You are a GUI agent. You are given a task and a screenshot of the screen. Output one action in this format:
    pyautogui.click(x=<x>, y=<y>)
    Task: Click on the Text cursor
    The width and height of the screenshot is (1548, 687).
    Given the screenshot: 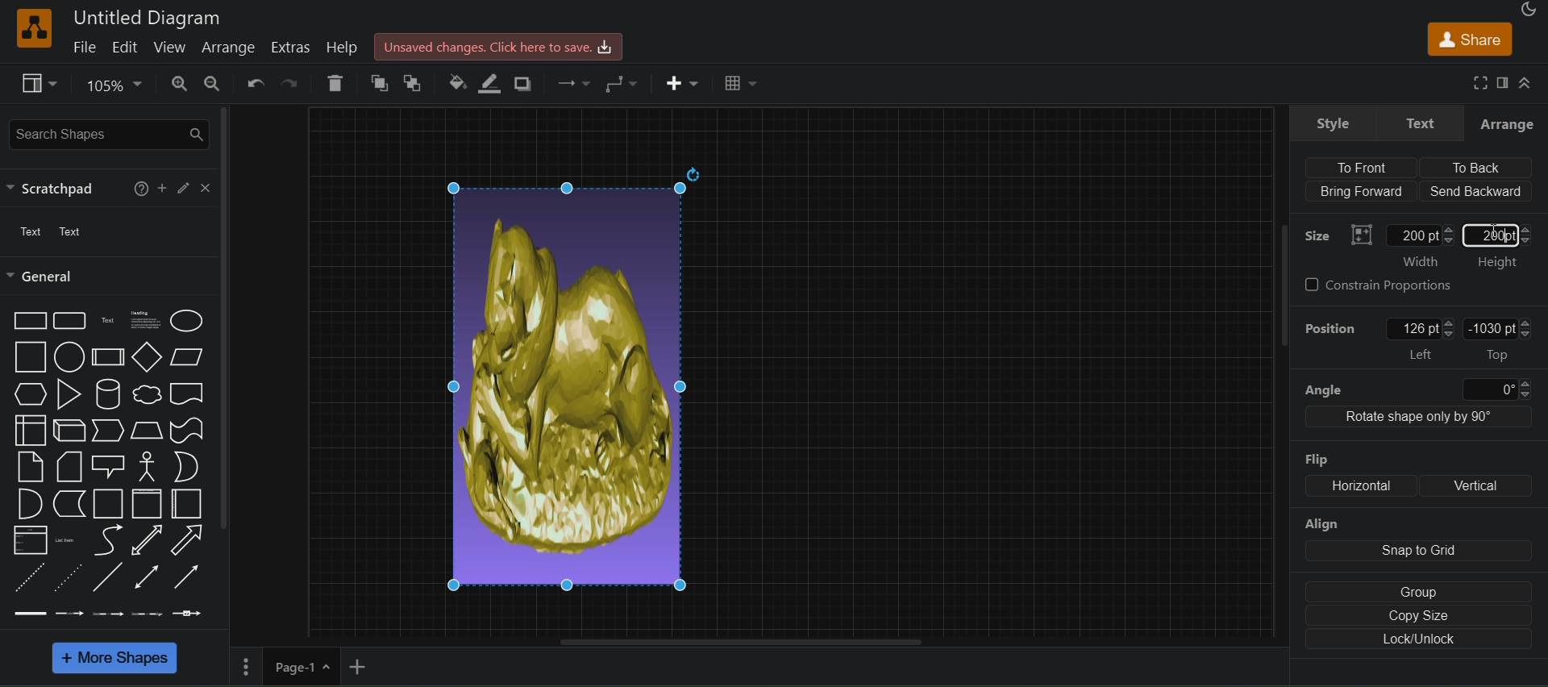 What is the action you would take?
    pyautogui.click(x=1494, y=225)
    